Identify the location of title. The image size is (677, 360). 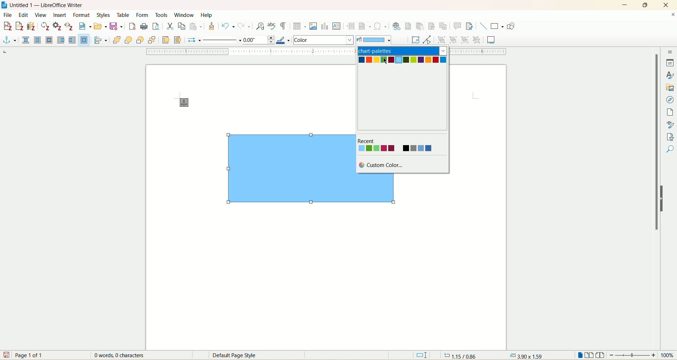
(47, 5).